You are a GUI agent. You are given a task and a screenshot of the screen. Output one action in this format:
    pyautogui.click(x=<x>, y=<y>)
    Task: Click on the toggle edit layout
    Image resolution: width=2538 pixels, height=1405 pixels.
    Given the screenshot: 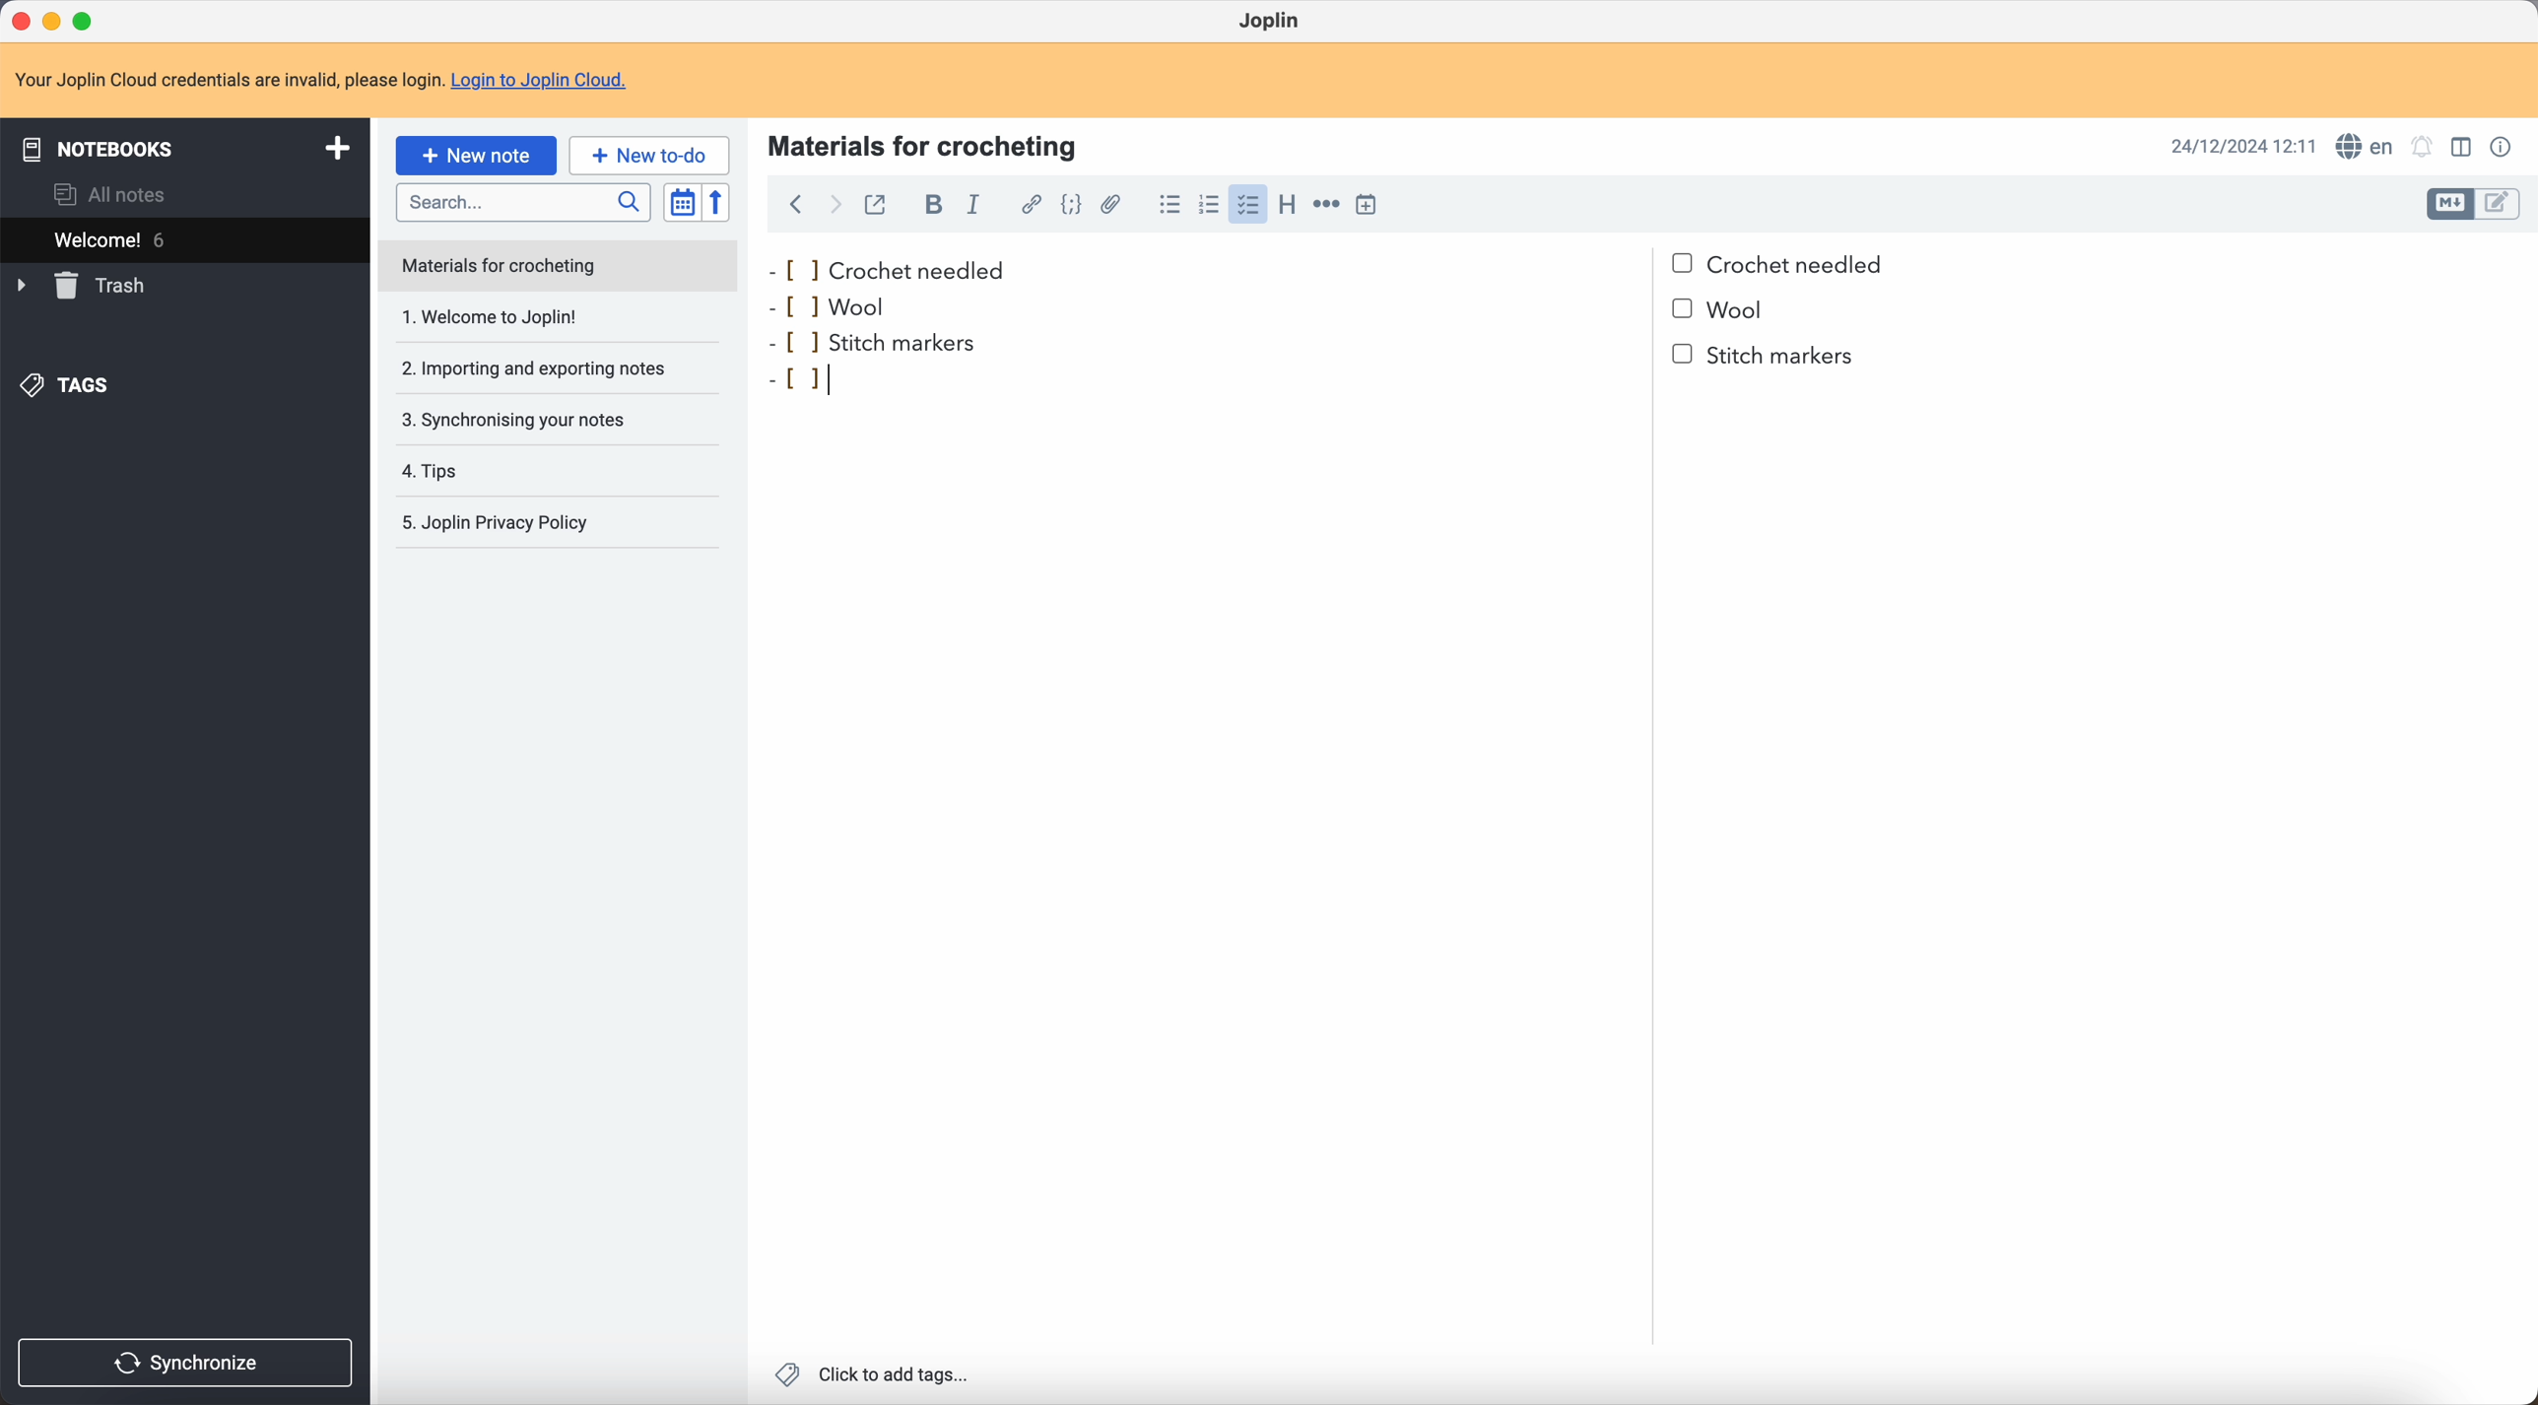 What is the action you would take?
    pyautogui.click(x=2464, y=146)
    